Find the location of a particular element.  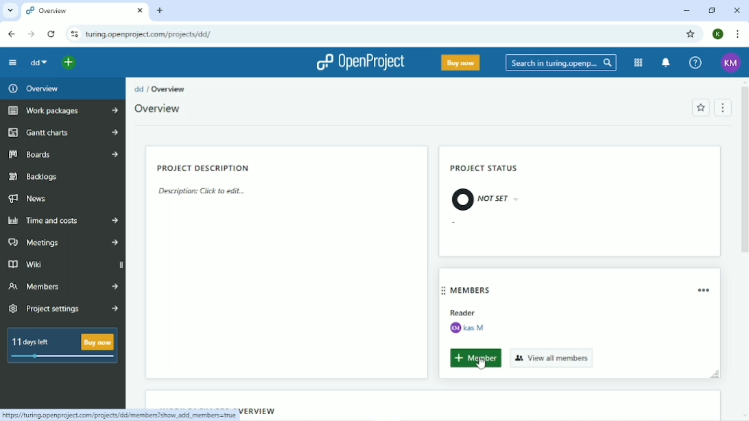

Restore down is located at coordinates (711, 10).